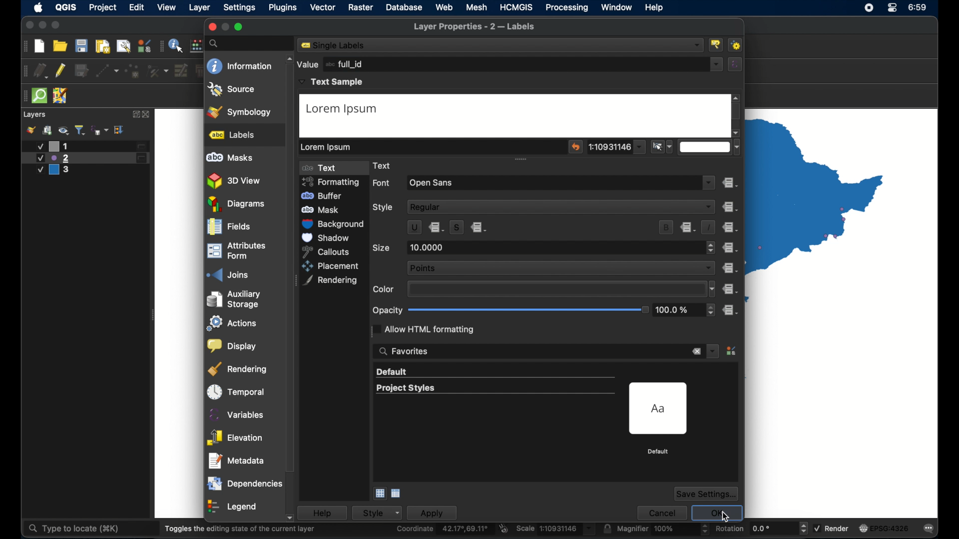 This screenshot has width=959, height=539. I want to click on scroll  box, so click(737, 113).